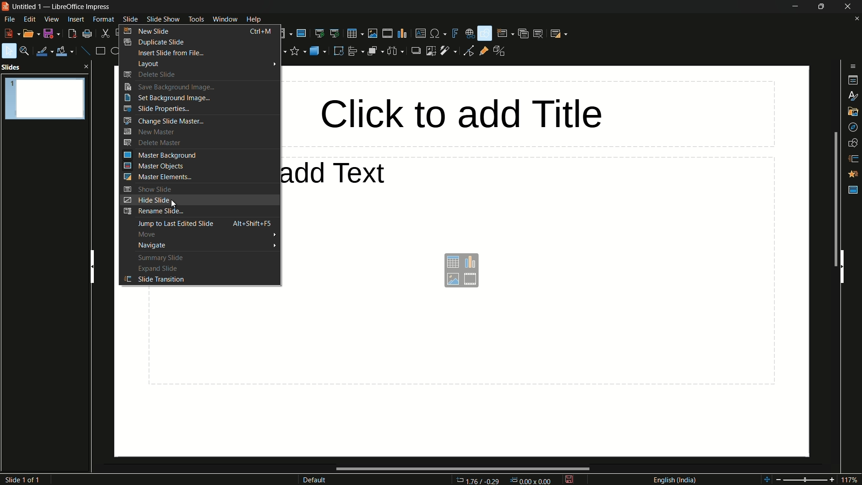 This screenshot has height=485, width=862. Describe the element at coordinates (677, 480) in the screenshot. I see `language` at that location.